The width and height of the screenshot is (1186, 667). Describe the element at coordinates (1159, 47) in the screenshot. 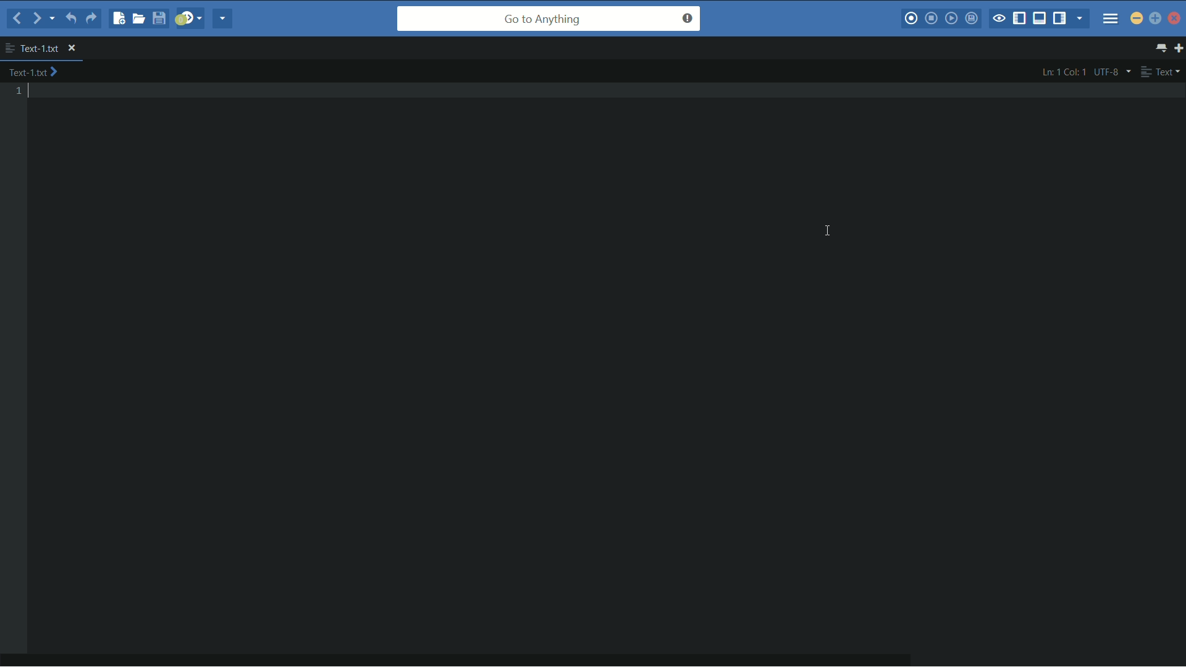

I see `show all tabs` at that location.